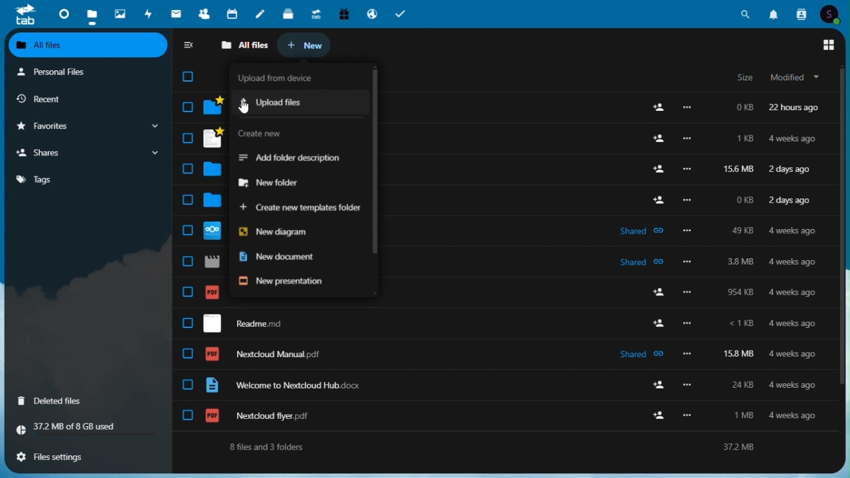 The image size is (850, 478). Describe the element at coordinates (292, 184) in the screenshot. I see `new folder` at that location.